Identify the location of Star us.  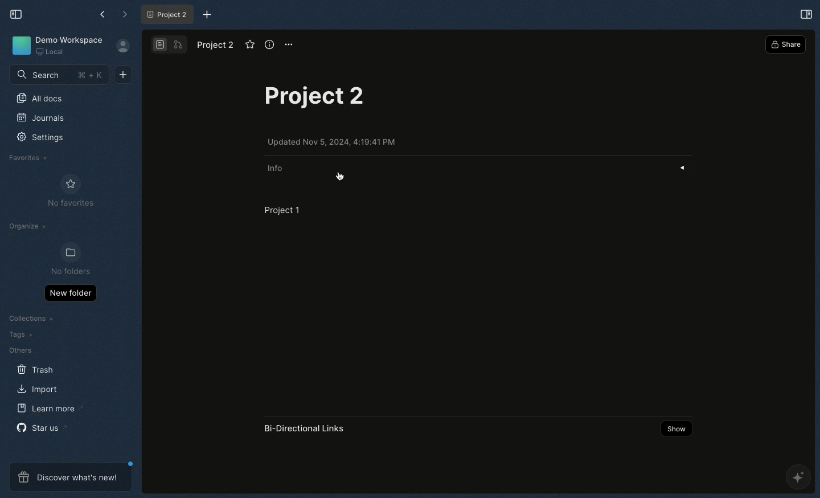
(40, 427).